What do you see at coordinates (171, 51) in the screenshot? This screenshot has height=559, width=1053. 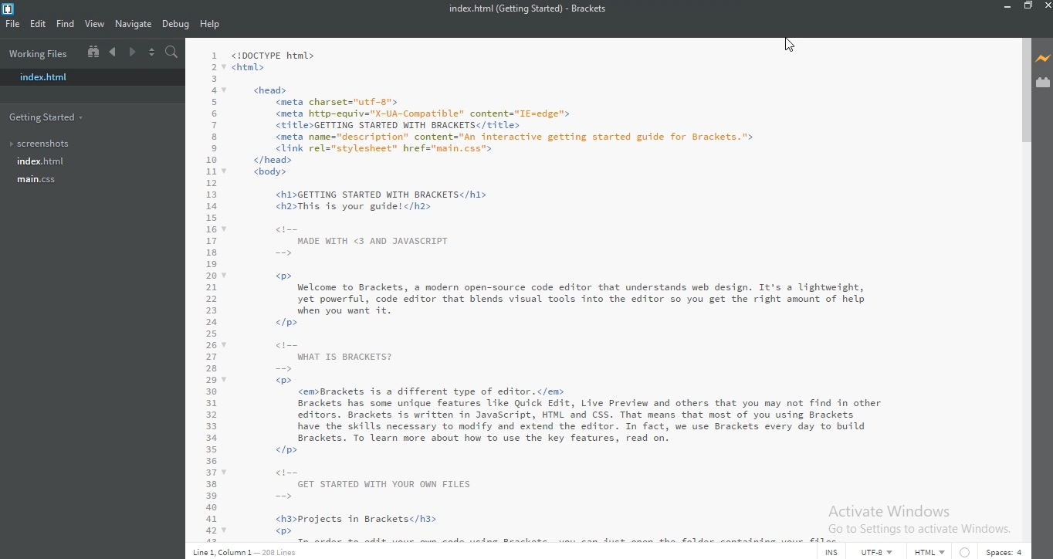 I see `Find in files` at bounding box center [171, 51].